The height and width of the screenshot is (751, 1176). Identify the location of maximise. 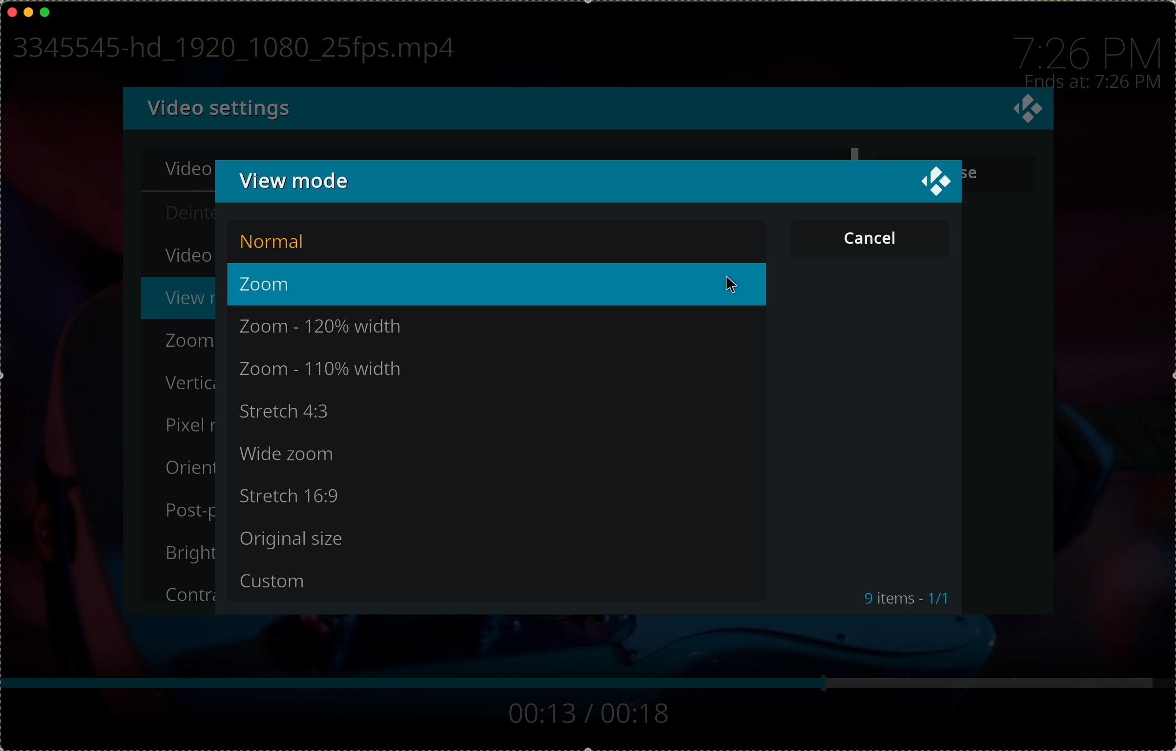
(46, 12).